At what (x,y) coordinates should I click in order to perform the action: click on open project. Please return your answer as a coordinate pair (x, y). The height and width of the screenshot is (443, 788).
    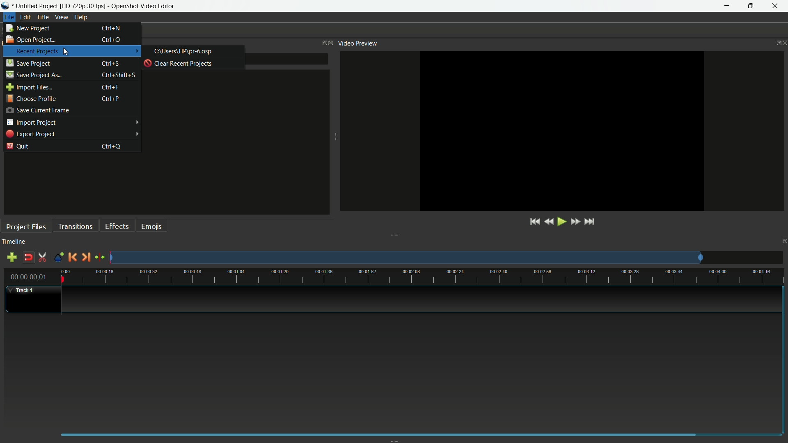
    Looking at the image, I should click on (30, 39).